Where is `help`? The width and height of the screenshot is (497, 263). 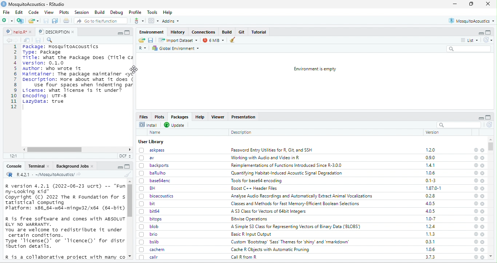
help is located at coordinates (476, 173).